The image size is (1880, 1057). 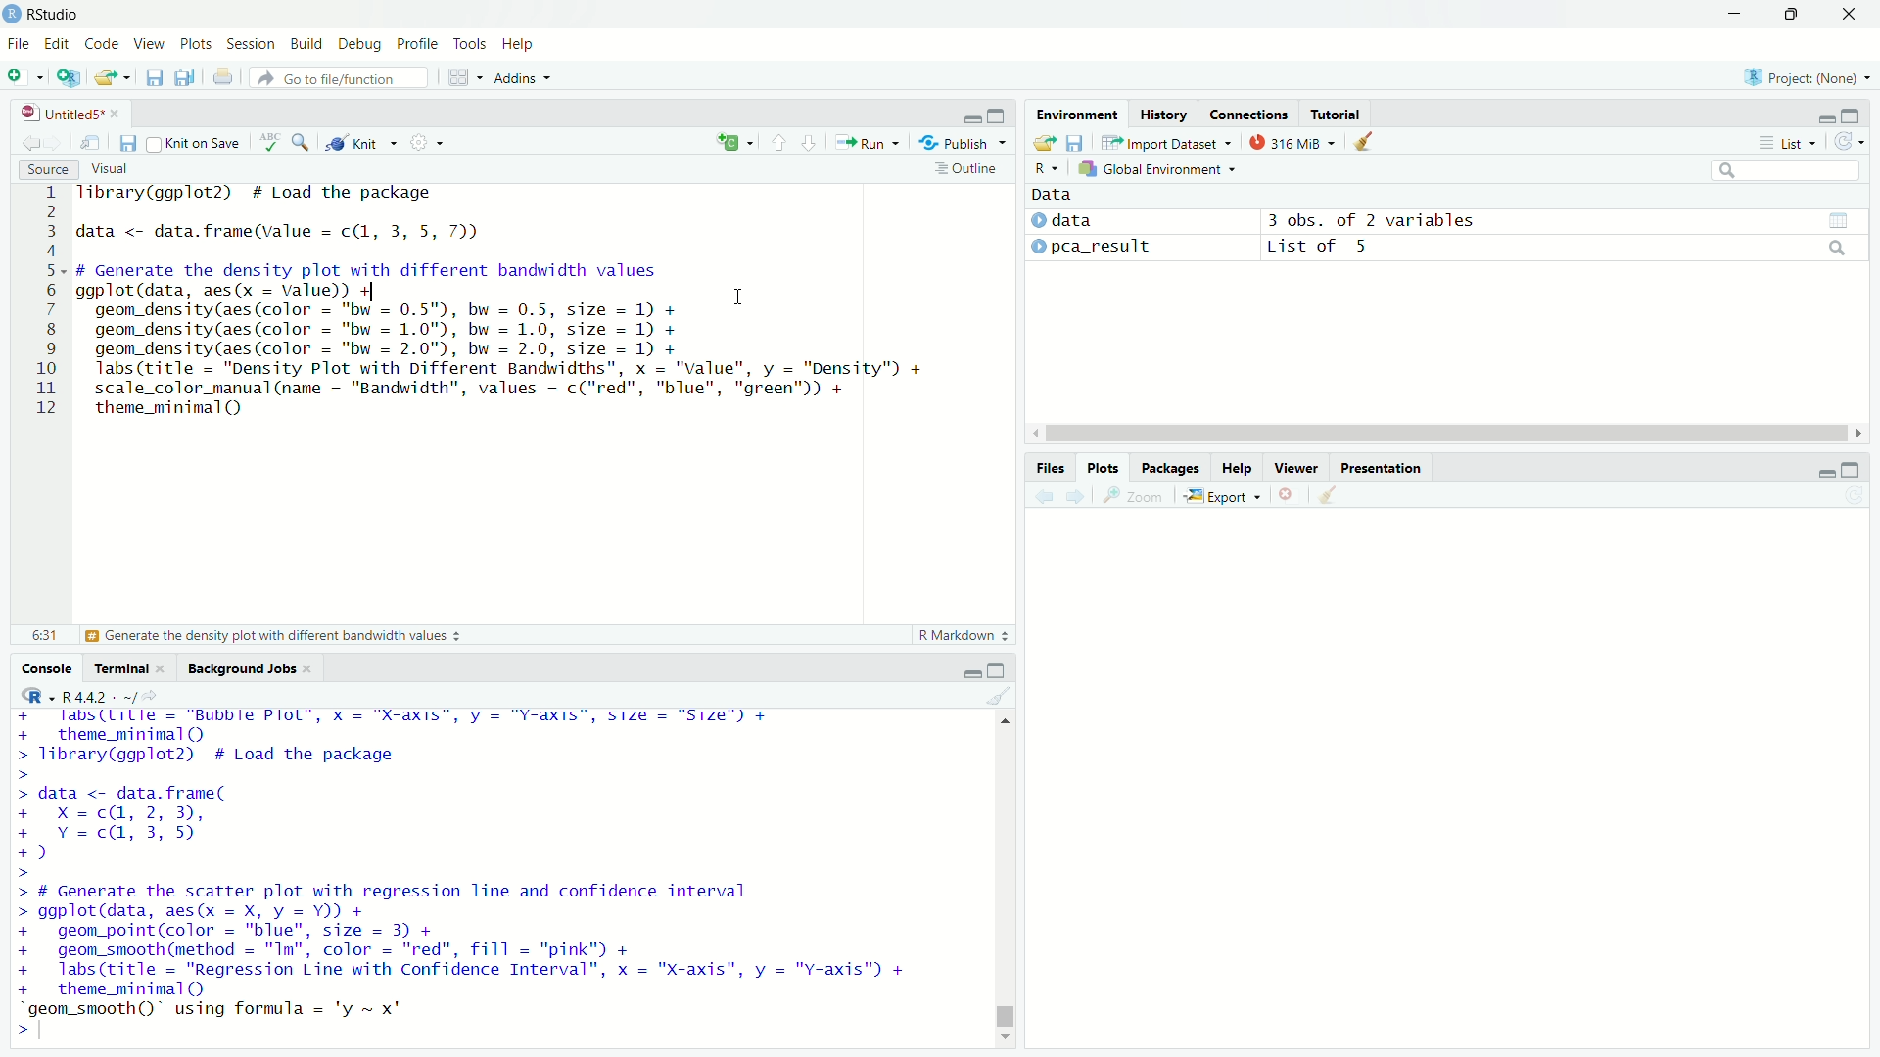 What do you see at coordinates (51, 142) in the screenshot?
I see `Go forward to next source location` at bounding box center [51, 142].